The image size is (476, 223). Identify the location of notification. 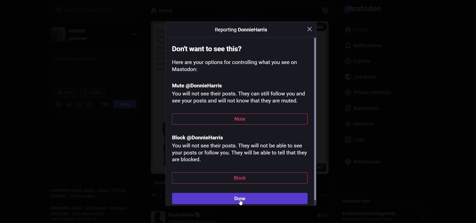
(362, 45).